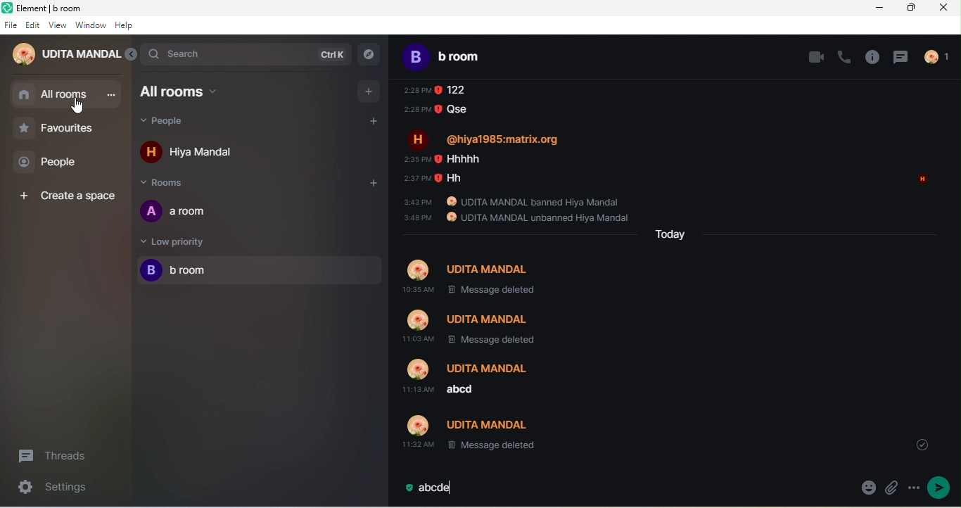  What do you see at coordinates (172, 182) in the screenshot?
I see `rooms` at bounding box center [172, 182].